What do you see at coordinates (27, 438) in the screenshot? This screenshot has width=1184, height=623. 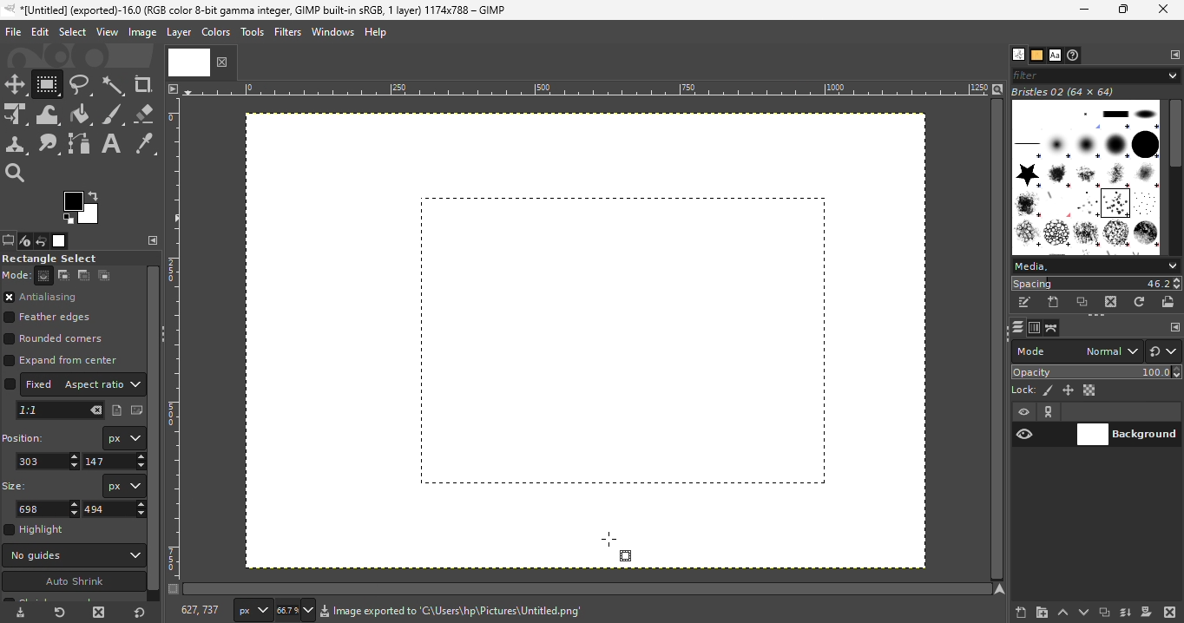 I see `Position:` at bounding box center [27, 438].